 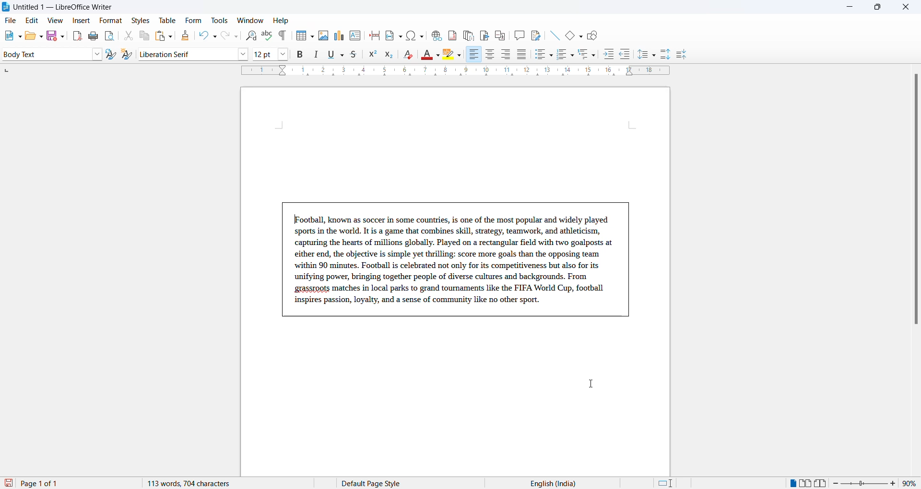 I want to click on insert chart, so click(x=339, y=36).